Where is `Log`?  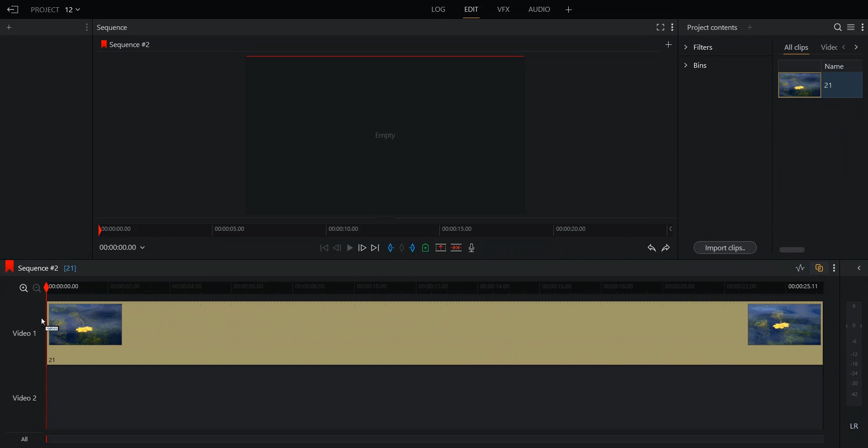 Log is located at coordinates (439, 10).